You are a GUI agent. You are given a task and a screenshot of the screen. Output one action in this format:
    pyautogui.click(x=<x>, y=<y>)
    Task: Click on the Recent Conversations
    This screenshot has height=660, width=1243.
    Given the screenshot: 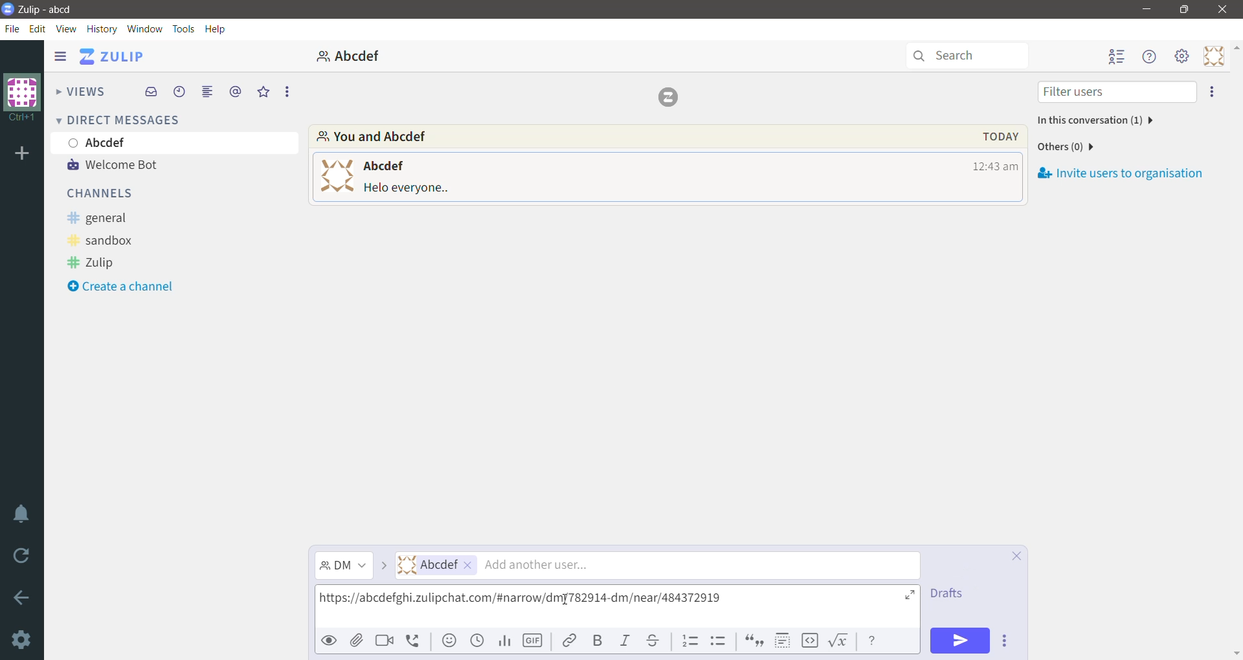 What is the action you would take?
    pyautogui.click(x=179, y=92)
    